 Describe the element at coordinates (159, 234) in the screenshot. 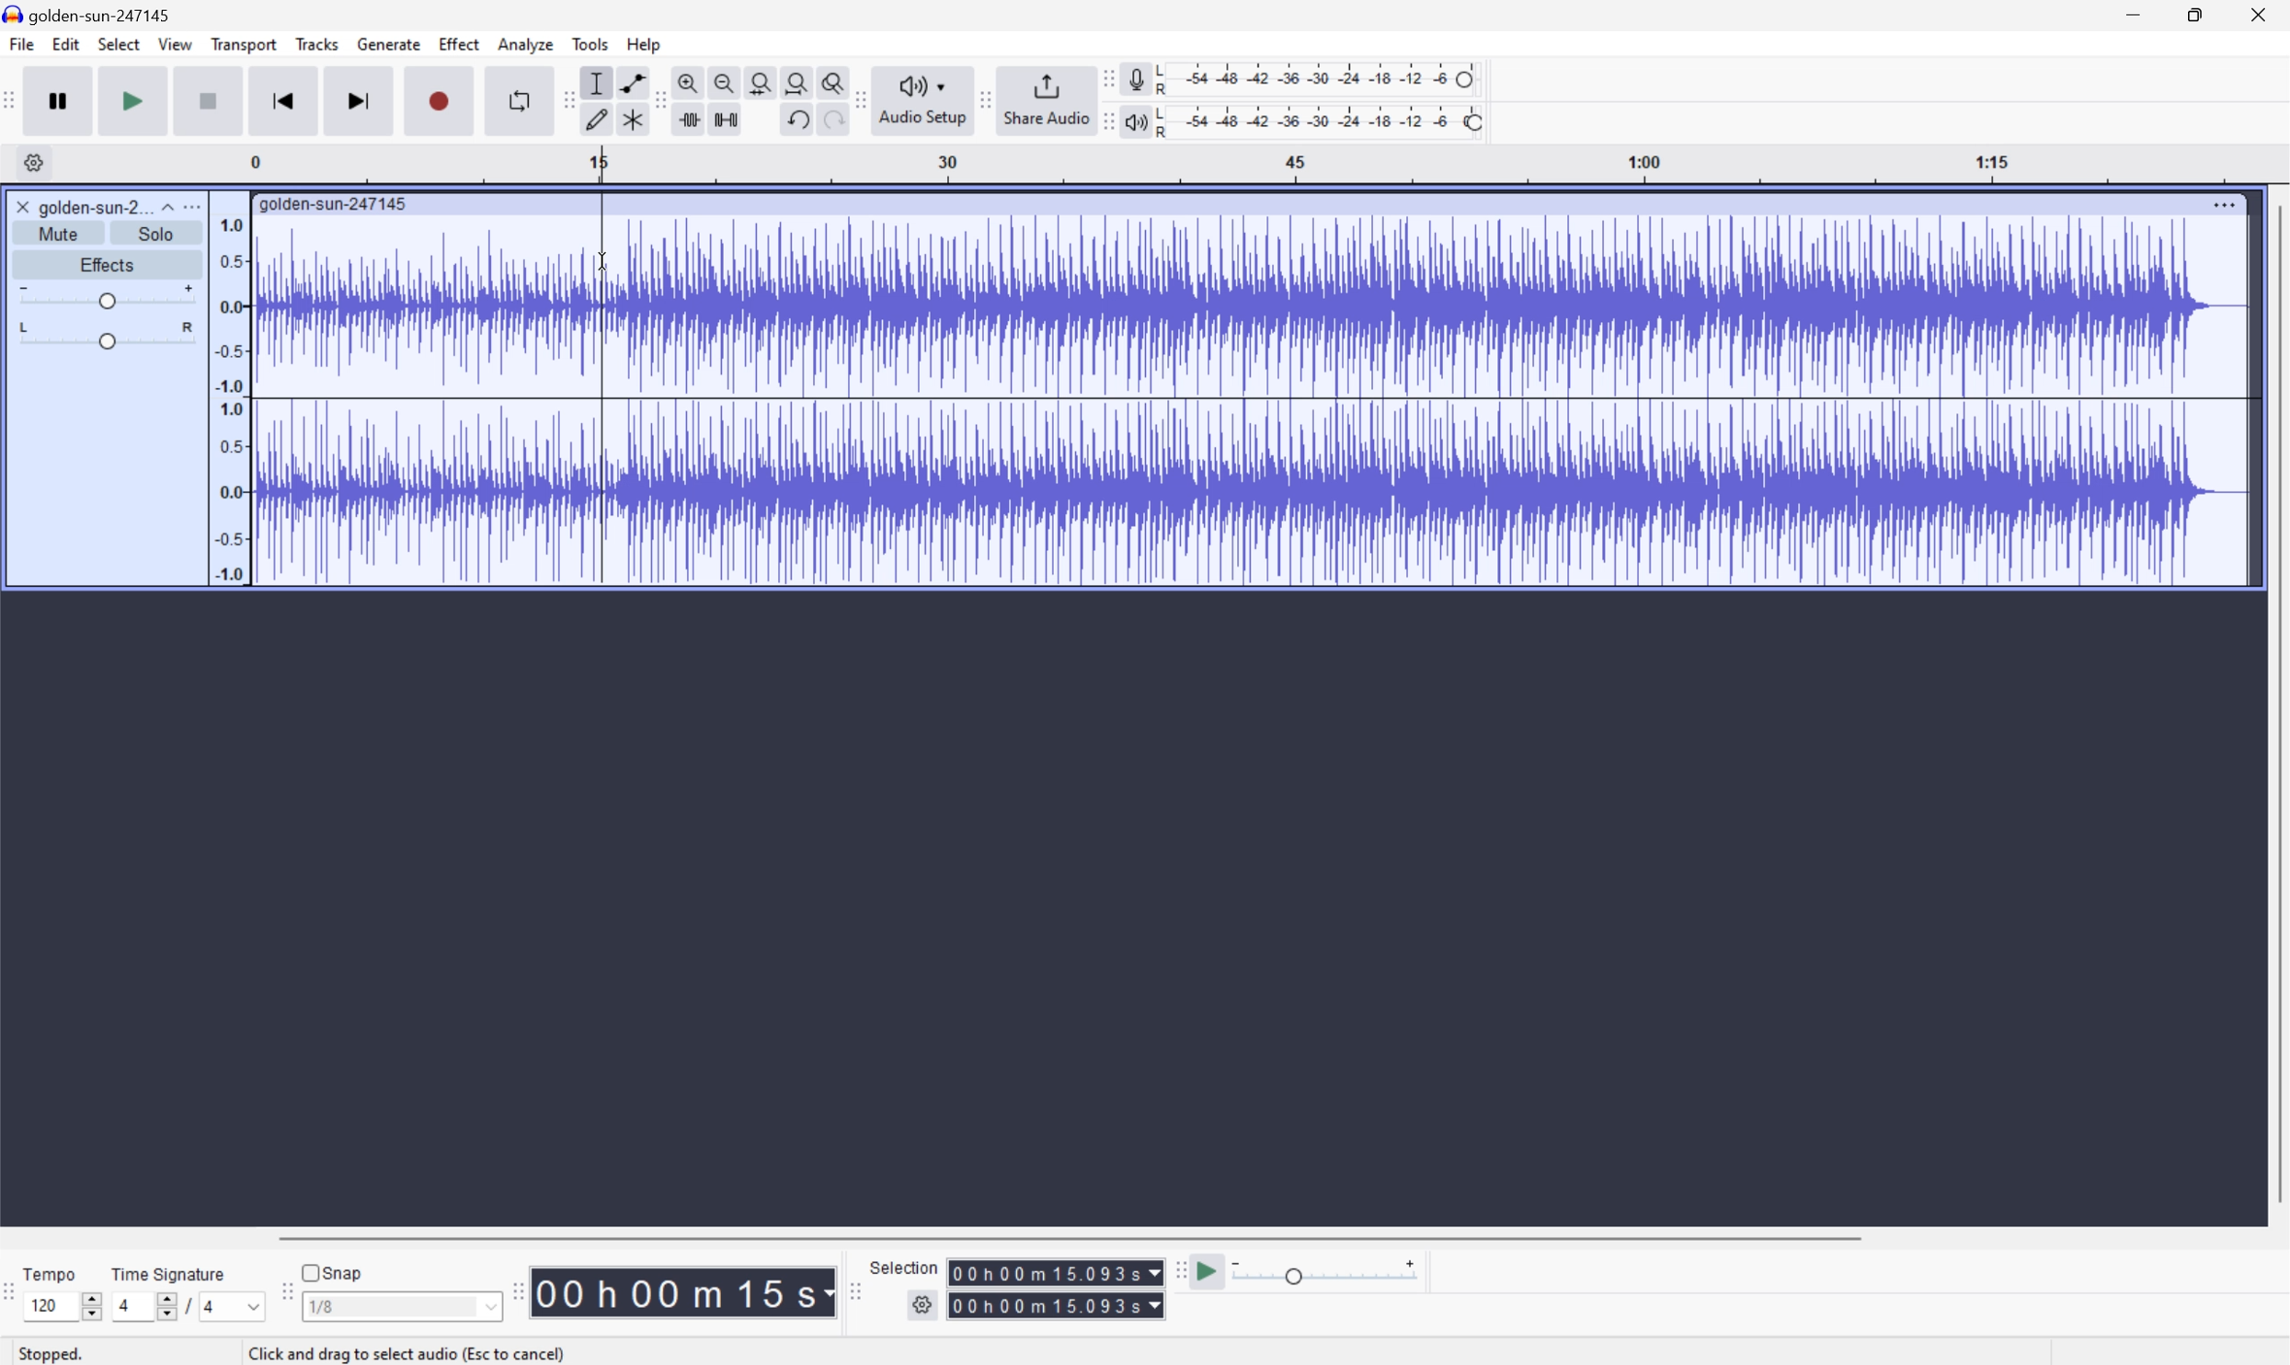

I see `Solo` at that location.